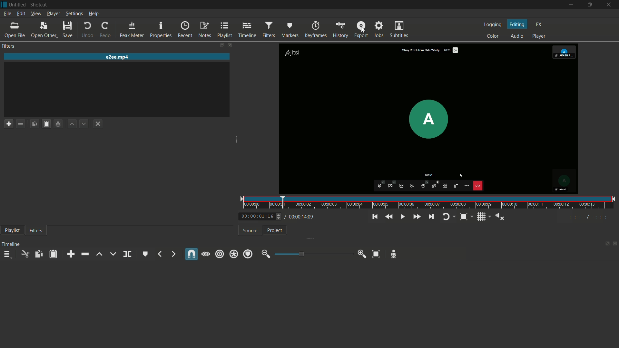 The width and height of the screenshot is (619, 348). Describe the element at coordinates (4, 4) in the screenshot. I see `app icon` at that location.